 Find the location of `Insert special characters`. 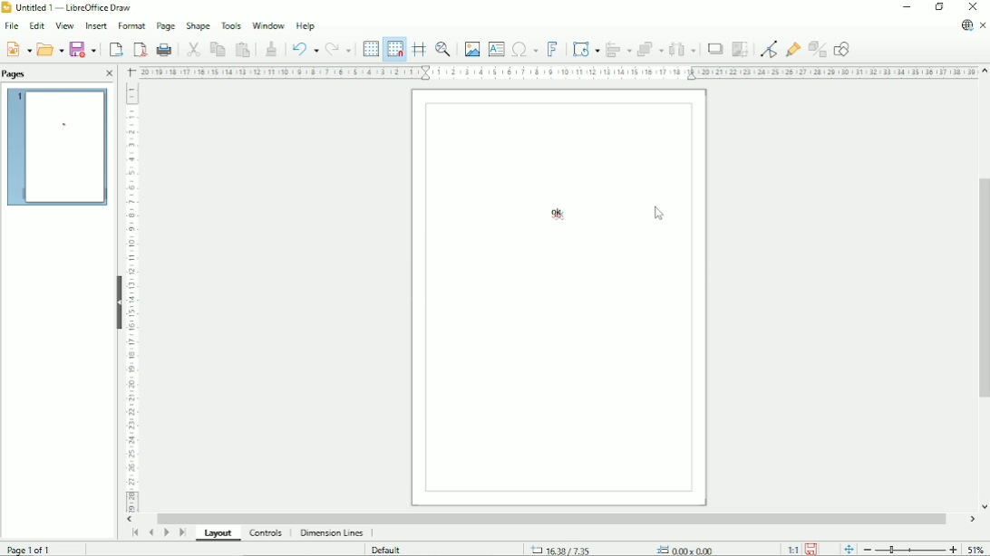

Insert special characters is located at coordinates (524, 48).